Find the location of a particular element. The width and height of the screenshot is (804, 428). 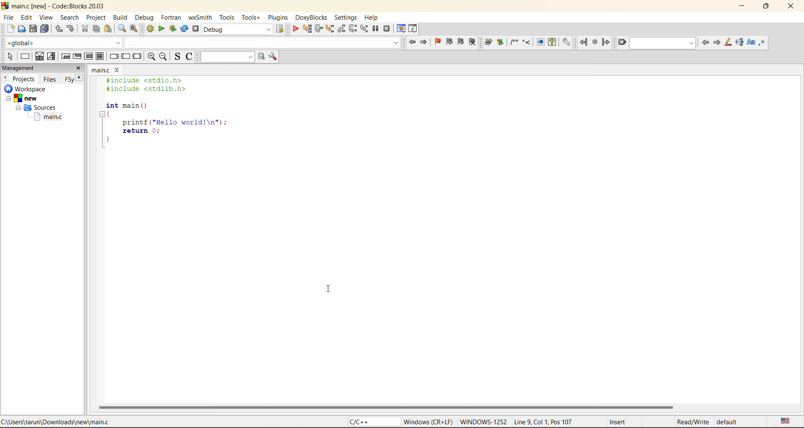

step into instruction is located at coordinates (365, 29).